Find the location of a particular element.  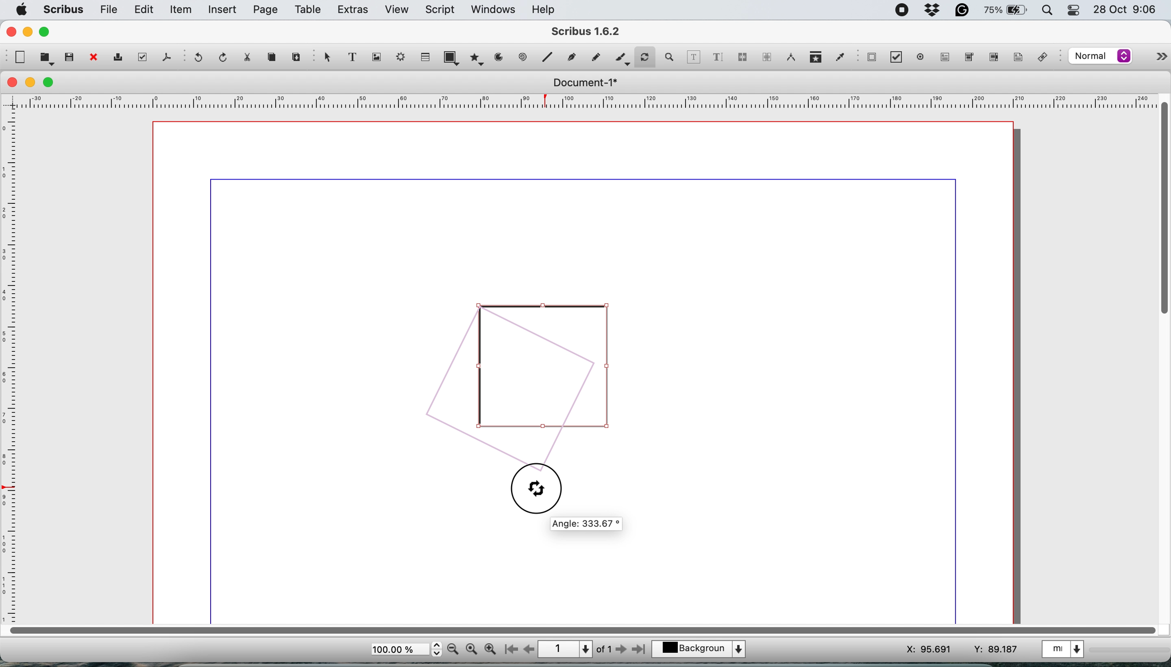

insert is located at coordinates (224, 10).